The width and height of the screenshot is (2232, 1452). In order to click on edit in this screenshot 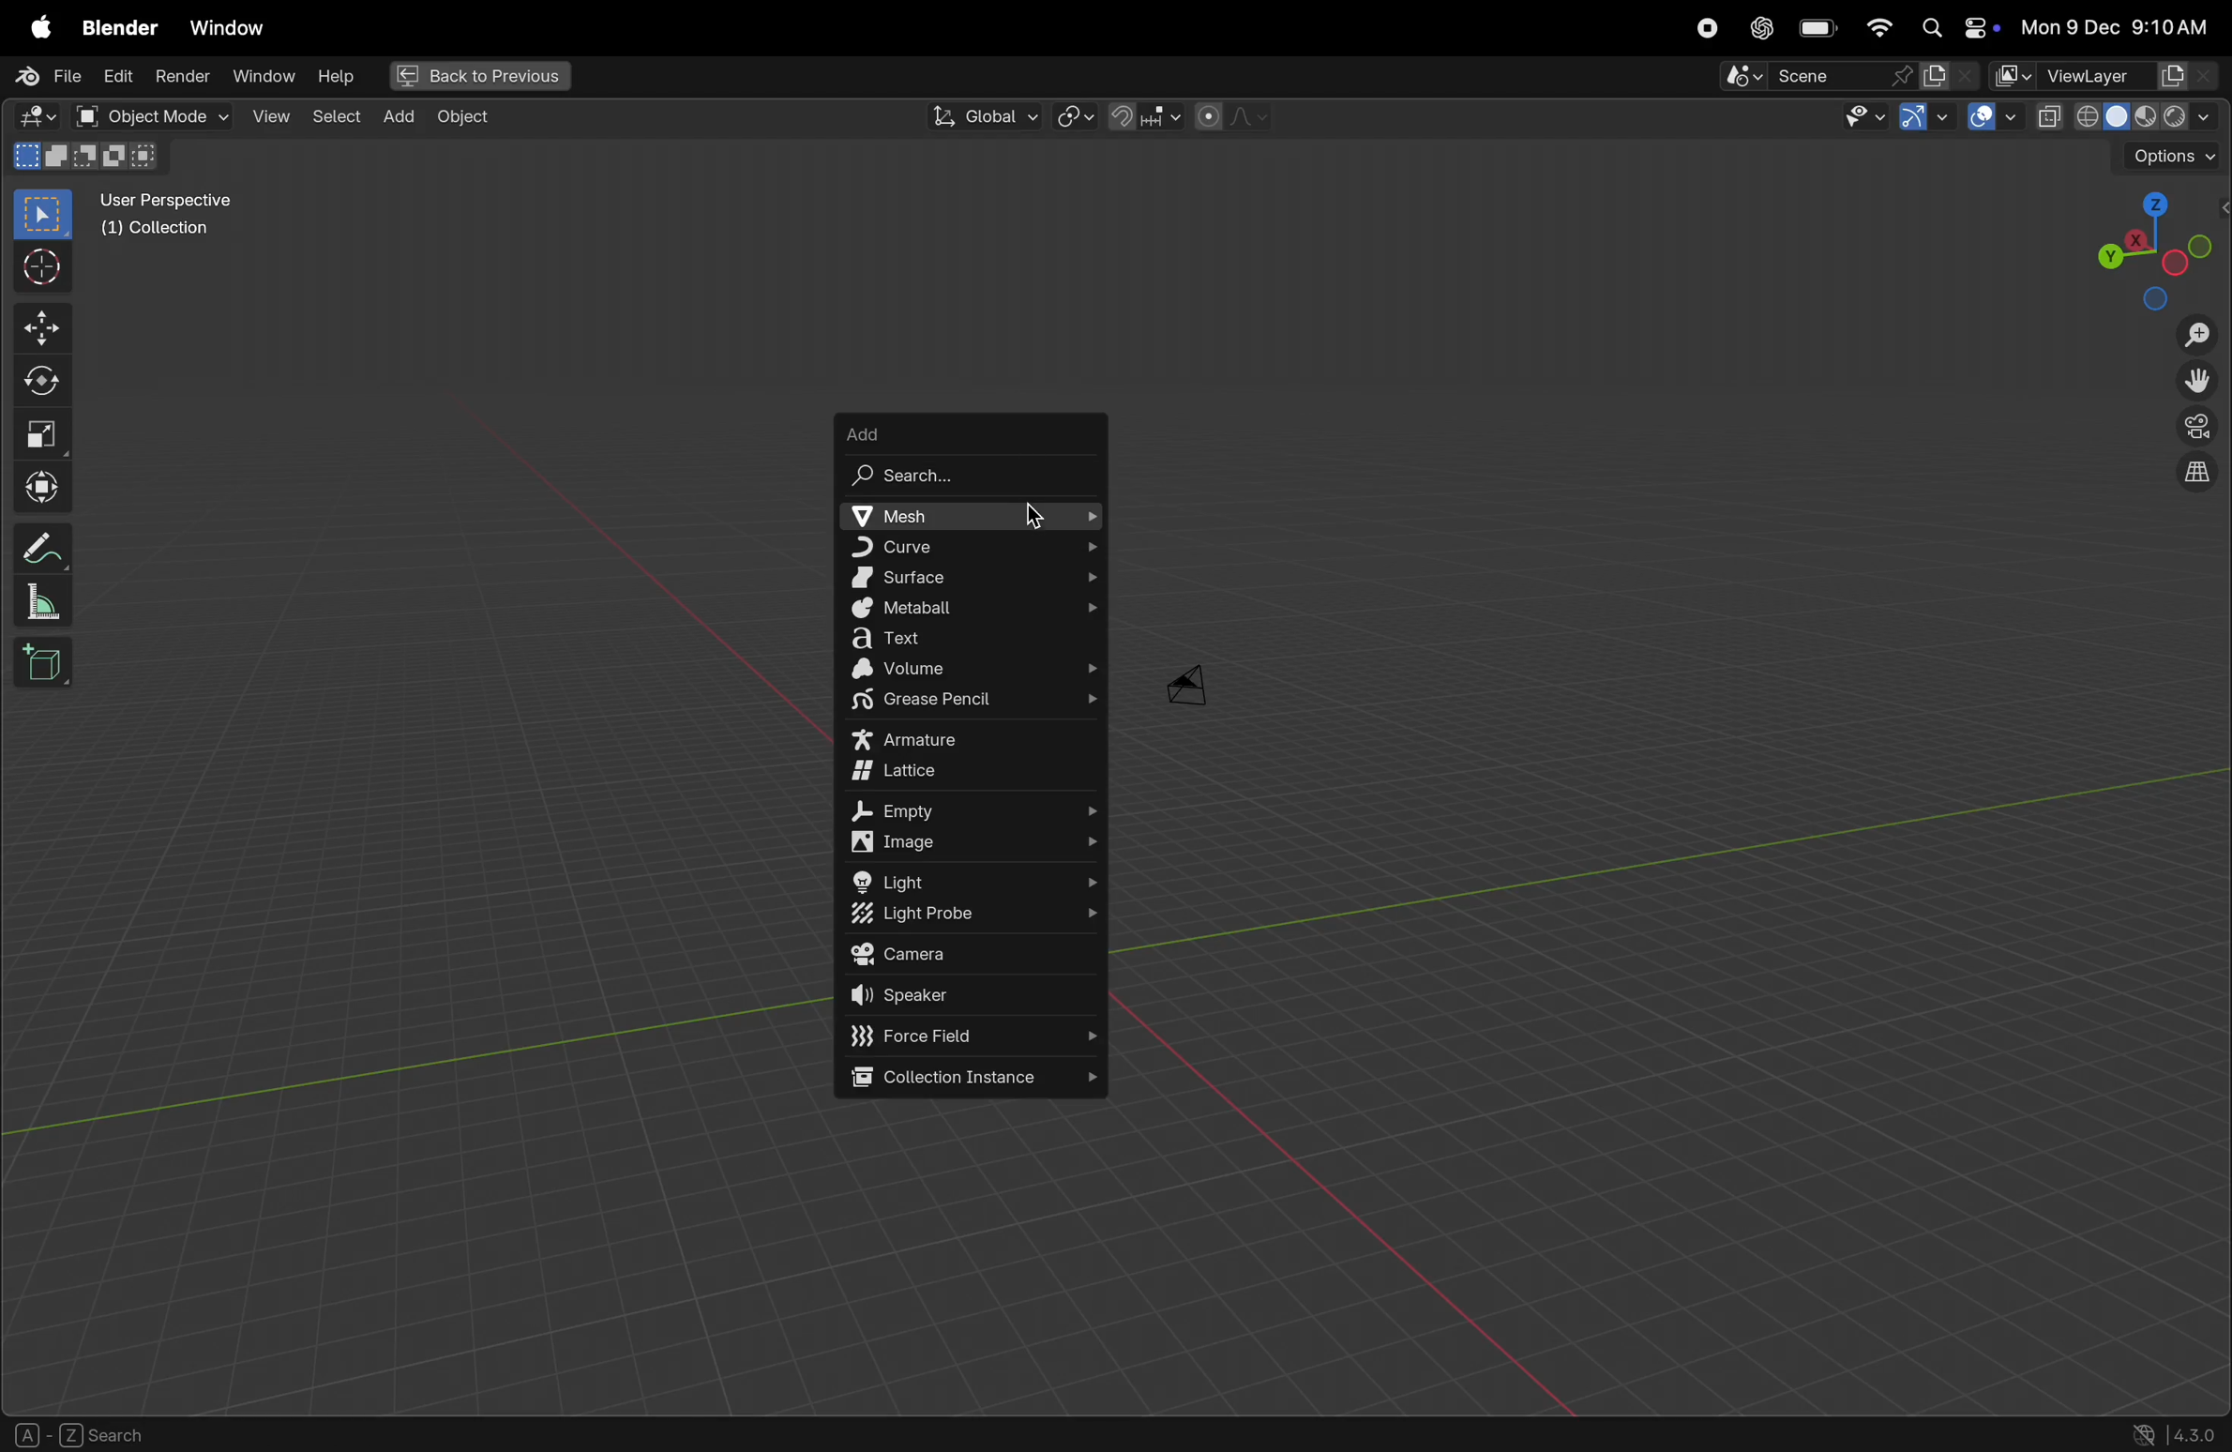, I will do `click(113, 74)`.